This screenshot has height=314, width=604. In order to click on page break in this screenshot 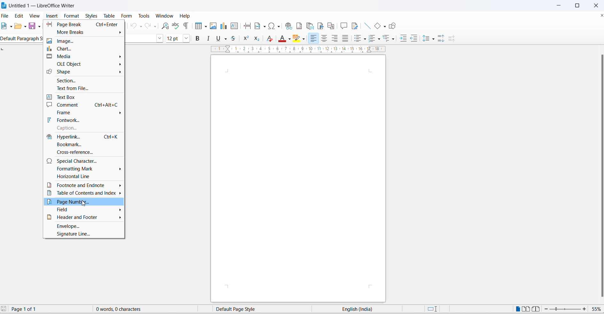, I will do `click(247, 26)`.